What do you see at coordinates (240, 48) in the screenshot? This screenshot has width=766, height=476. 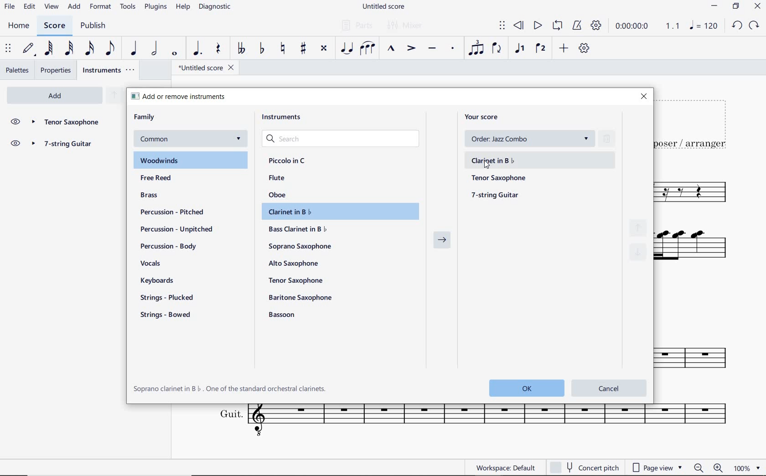 I see `TOGGLE-DOUBLE FLAT` at bounding box center [240, 48].